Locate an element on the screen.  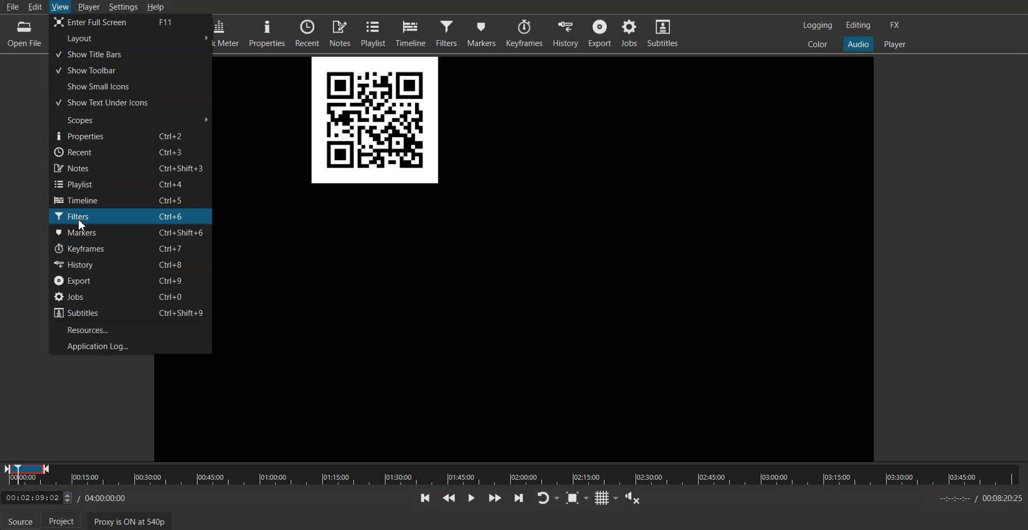
Play Quickly backwards is located at coordinates (450, 498).